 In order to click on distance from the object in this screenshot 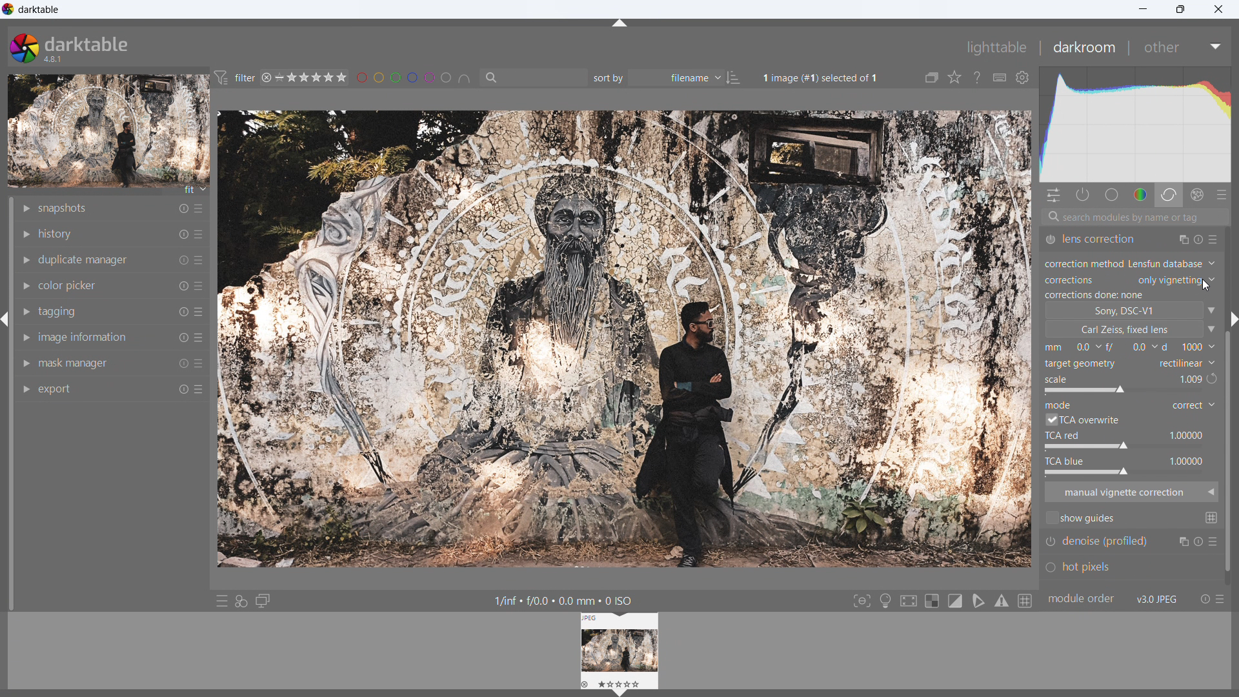, I will do `click(1131, 348)`.